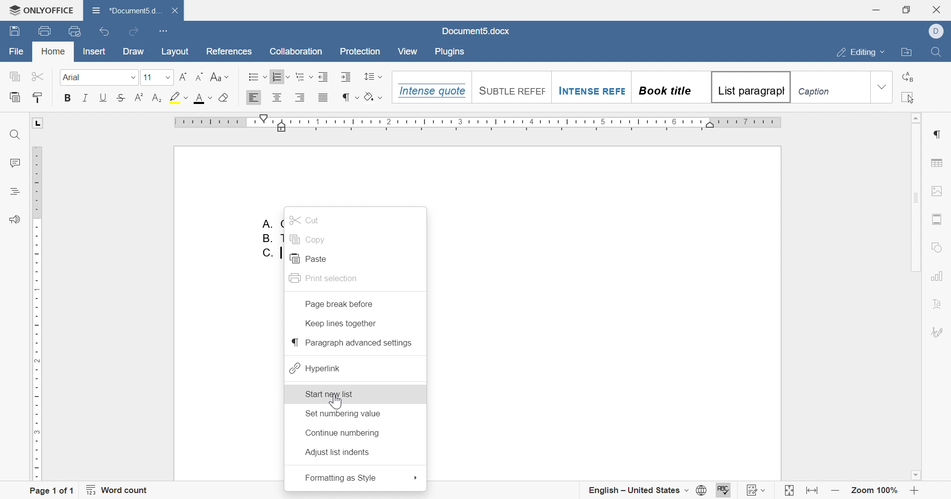  What do you see at coordinates (156, 98) in the screenshot?
I see `Subscript` at bounding box center [156, 98].